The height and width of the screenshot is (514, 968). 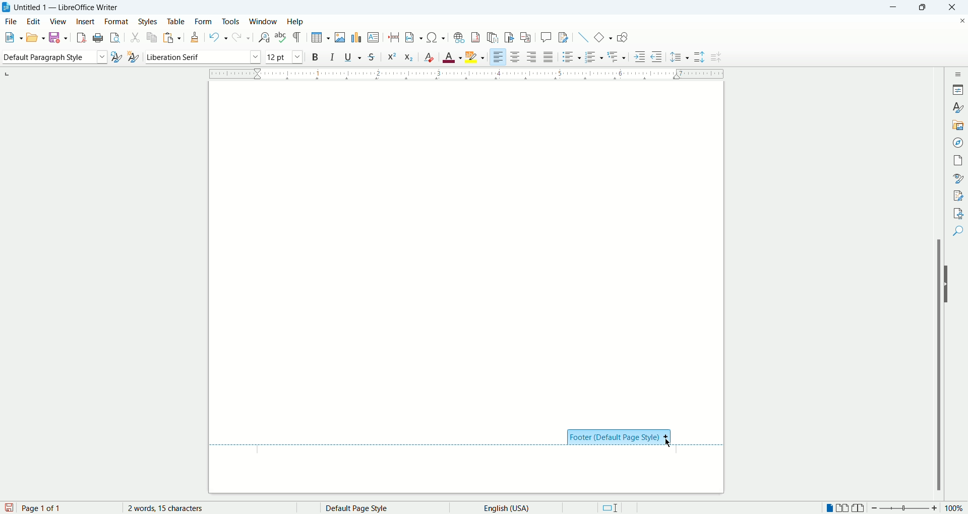 What do you see at coordinates (844, 508) in the screenshot?
I see `double page view` at bounding box center [844, 508].